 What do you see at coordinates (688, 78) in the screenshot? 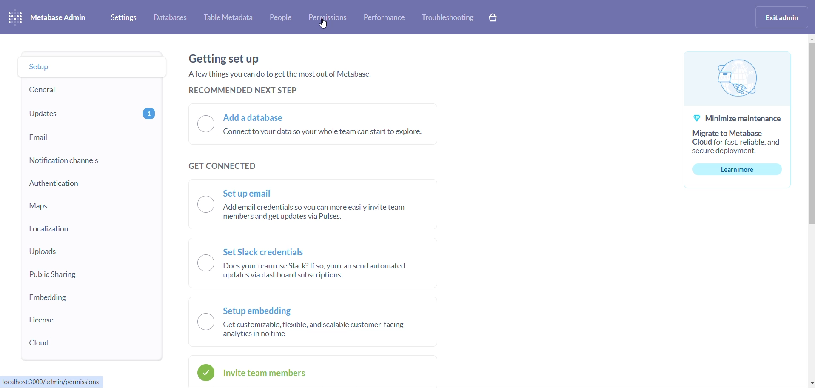
I see `logo` at bounding box center [688, 78].